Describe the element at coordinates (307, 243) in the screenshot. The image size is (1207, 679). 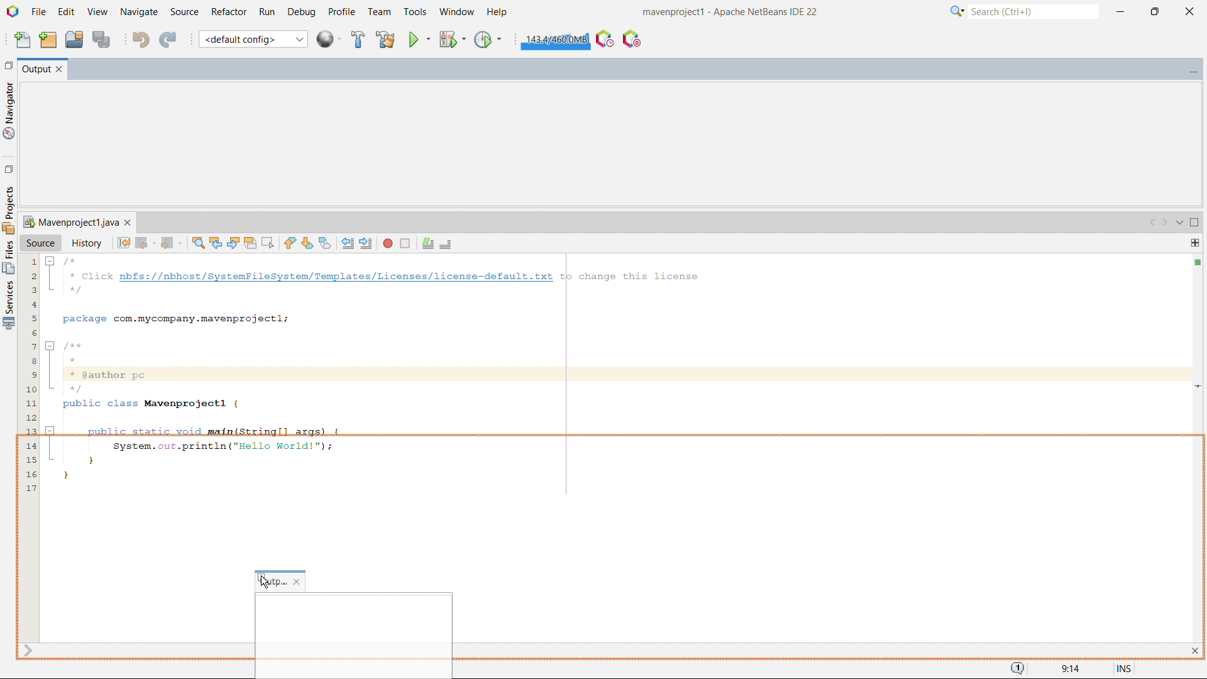
I see `next bookmark` at that location.